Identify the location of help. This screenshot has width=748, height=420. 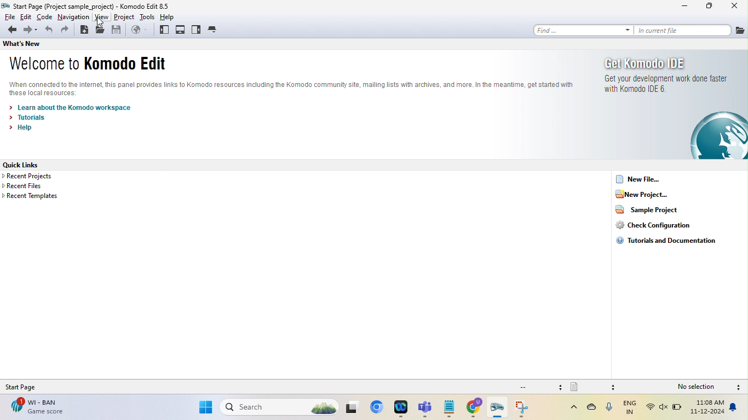
(24, 128).